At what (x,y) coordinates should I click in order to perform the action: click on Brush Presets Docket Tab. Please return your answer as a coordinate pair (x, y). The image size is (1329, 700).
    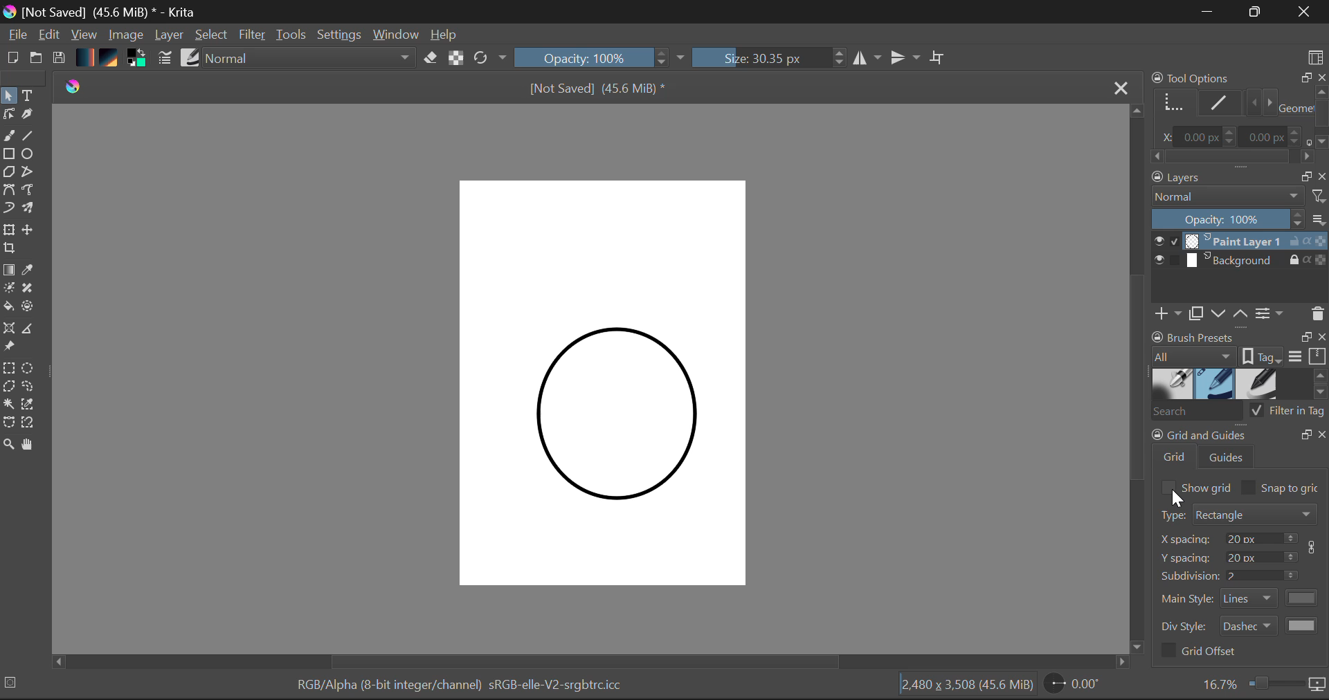
    Looking at the image, I should click on (1239, 347).